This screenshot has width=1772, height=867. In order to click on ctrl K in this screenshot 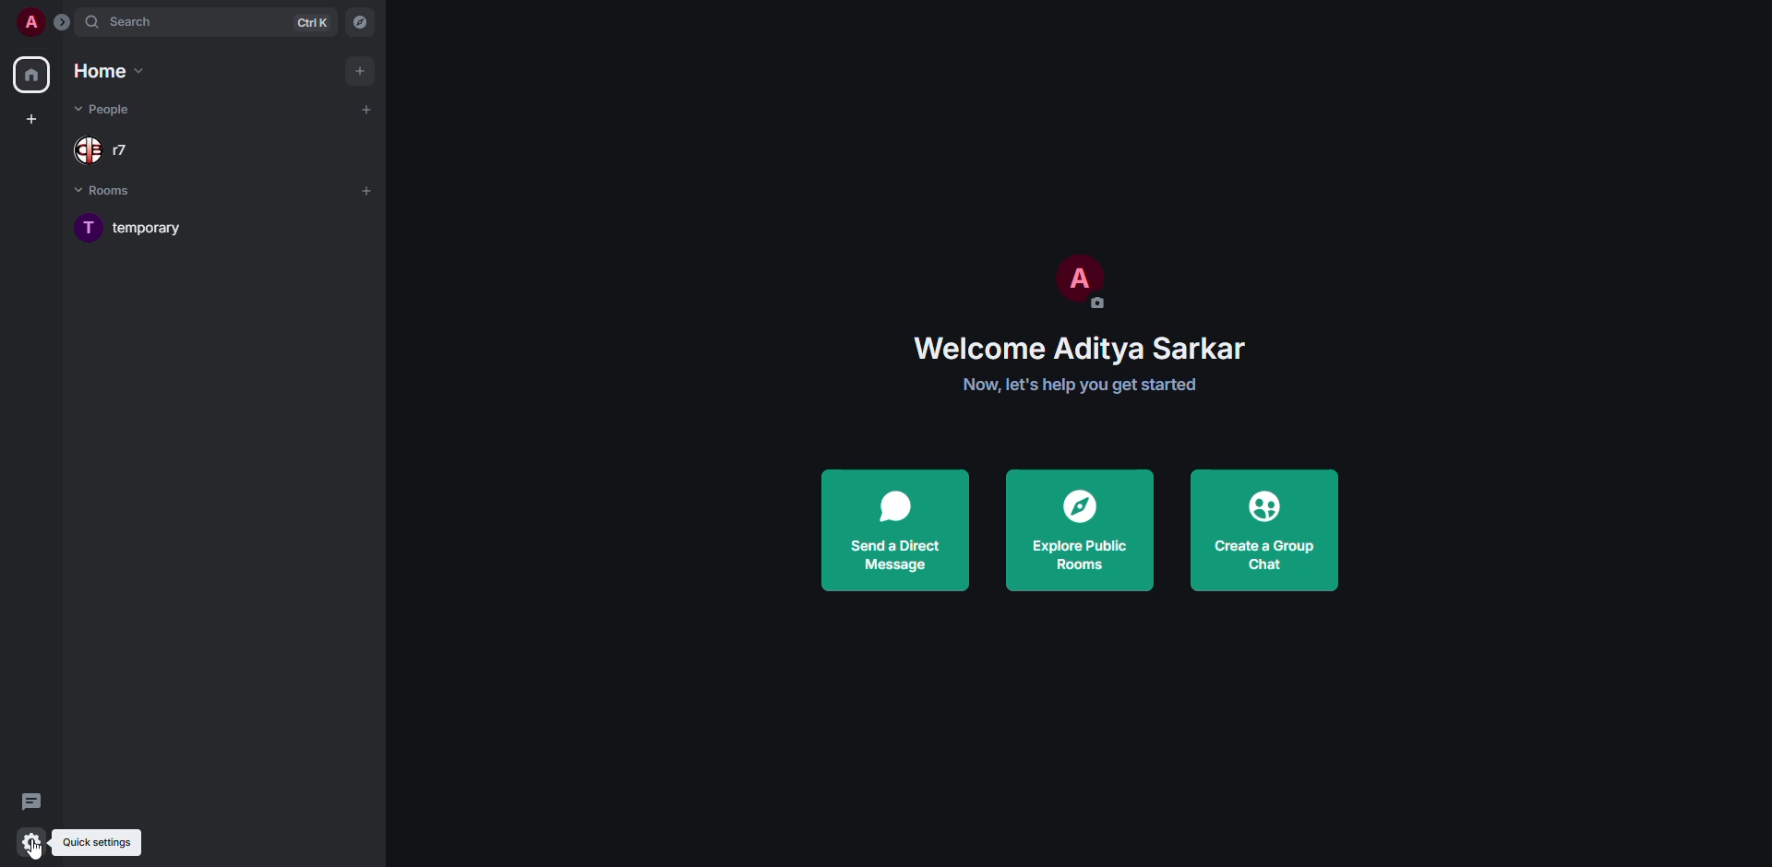, I will do `click(311, 21)`.